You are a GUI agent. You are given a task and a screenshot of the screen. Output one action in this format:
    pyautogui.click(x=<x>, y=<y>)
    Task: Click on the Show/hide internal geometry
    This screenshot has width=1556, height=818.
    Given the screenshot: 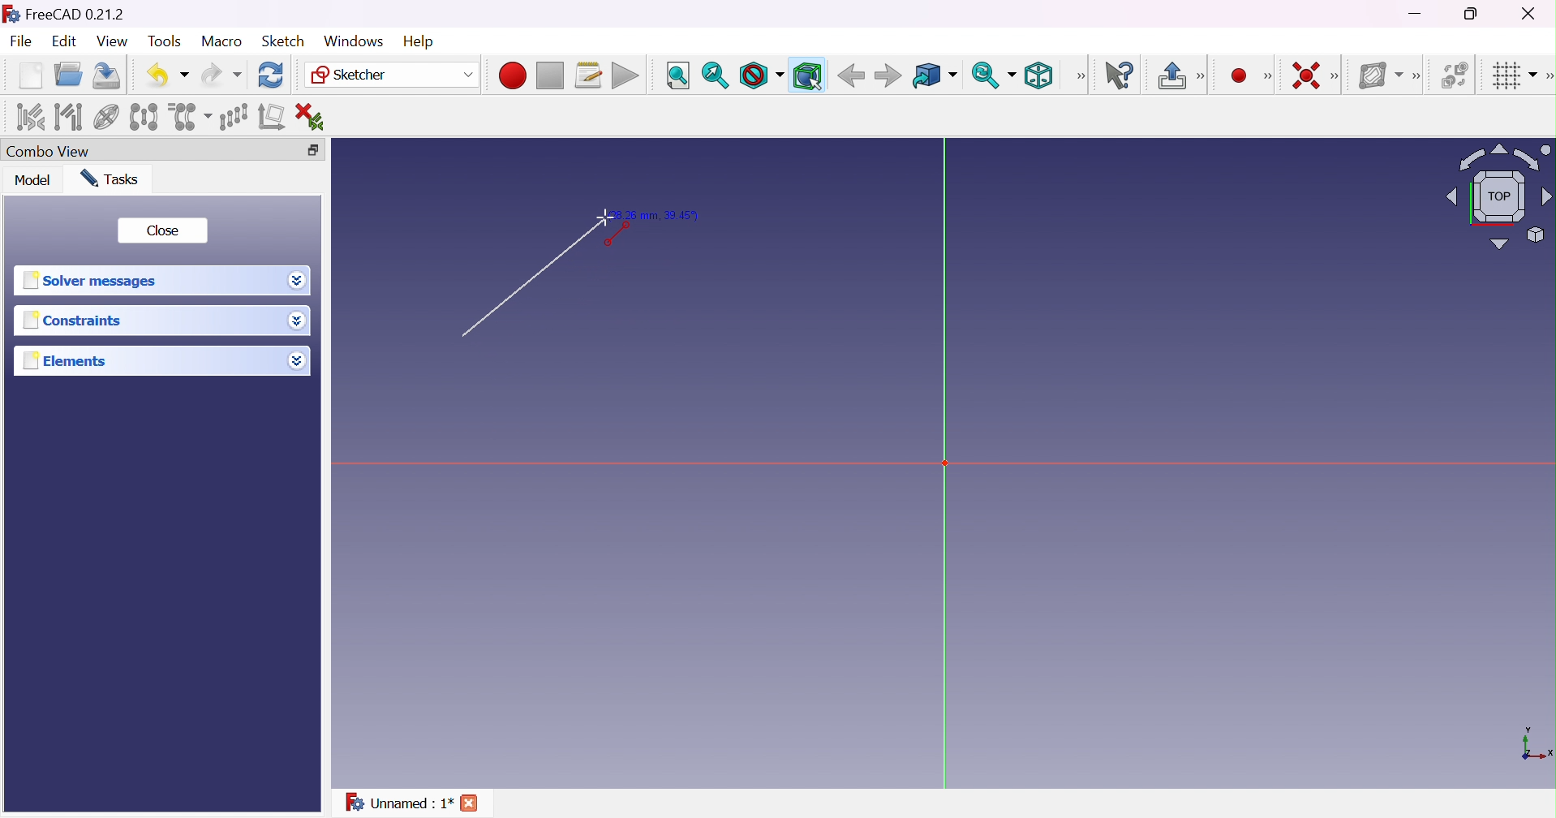 What is the action you would take?
    pyautogui.click(x=105, y=118)
    